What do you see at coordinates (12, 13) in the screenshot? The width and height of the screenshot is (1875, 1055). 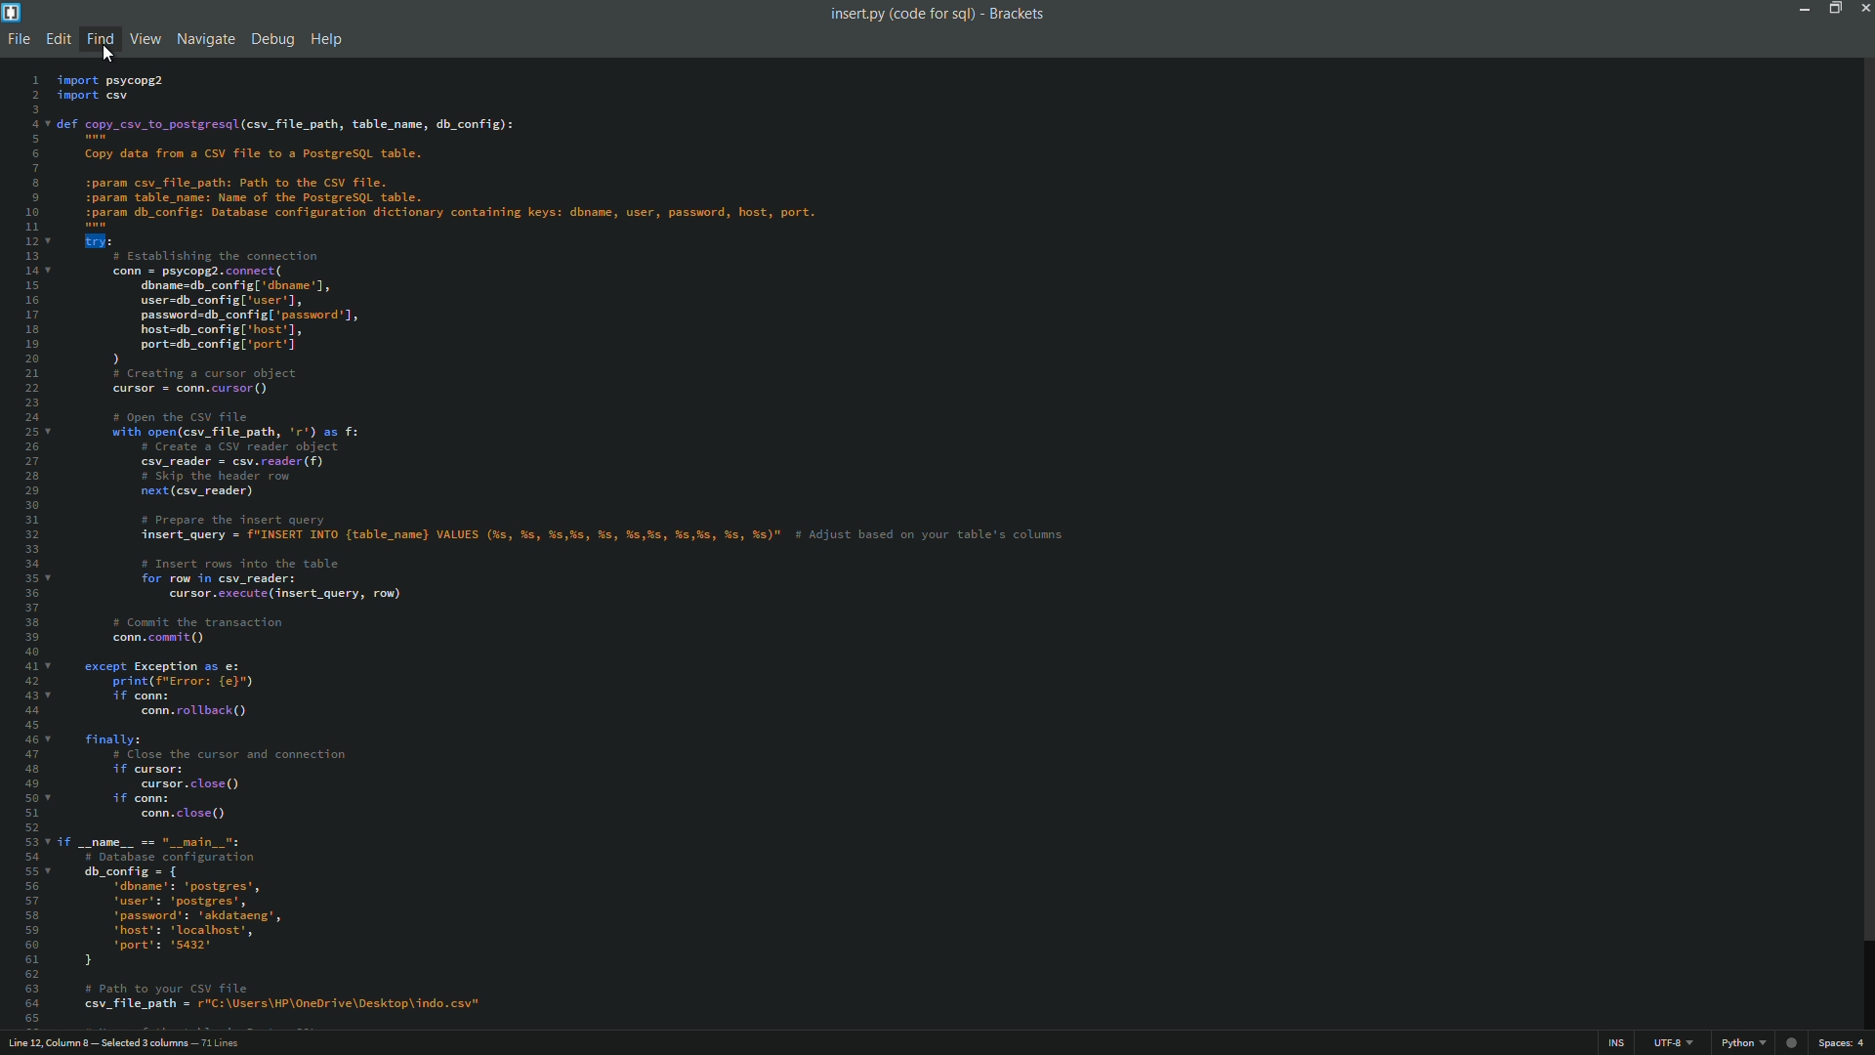 I see `app icon` at bounding box center [12, 13].